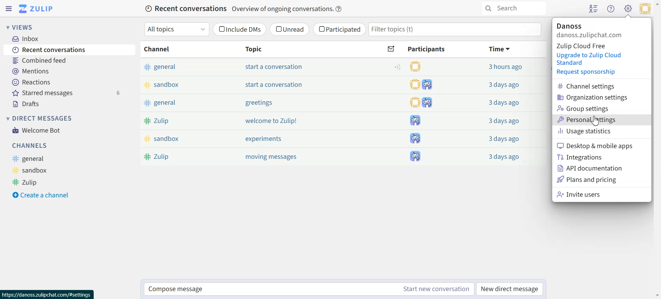 This screenshot has height=299, width=661. What do you see at coordinates (601, 194) in the screenshot?
I see `Invite users` at bounding box center [601, 194].